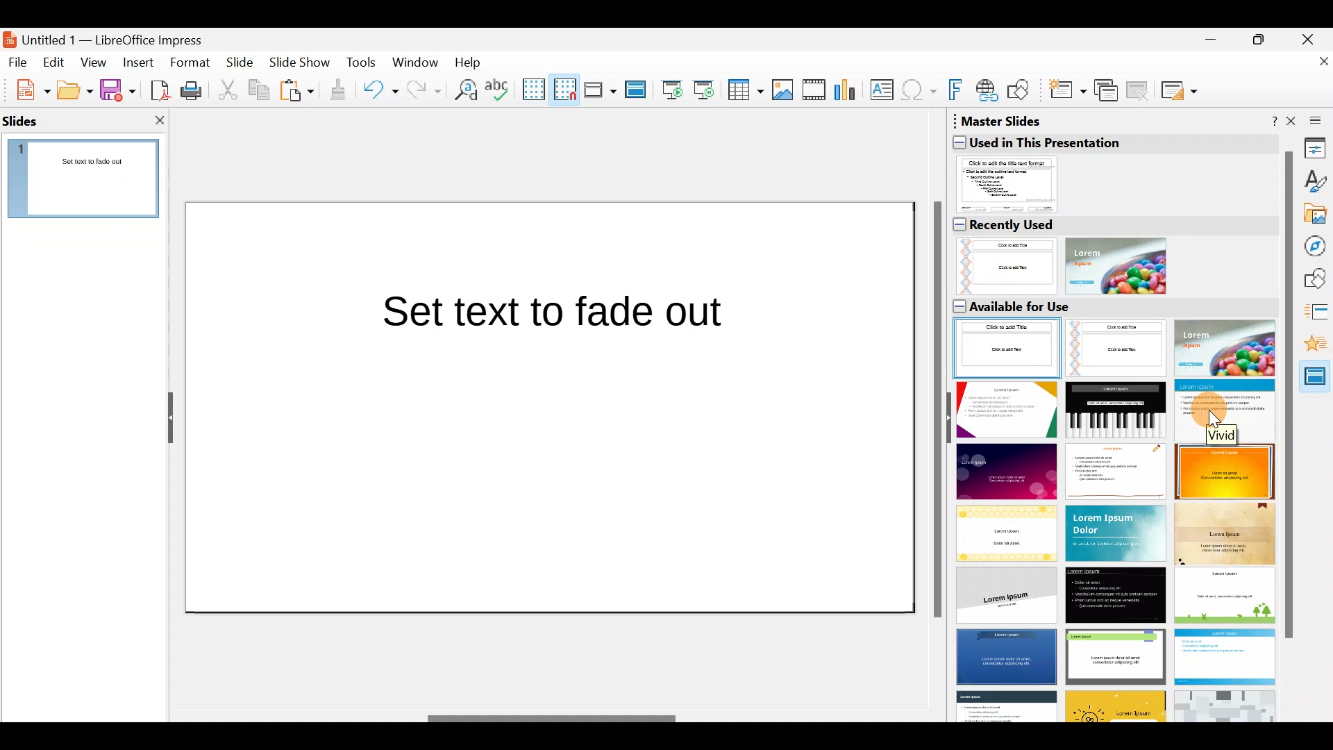 The image size is (1333, 750). I want to click on Save, so click(117, 89).